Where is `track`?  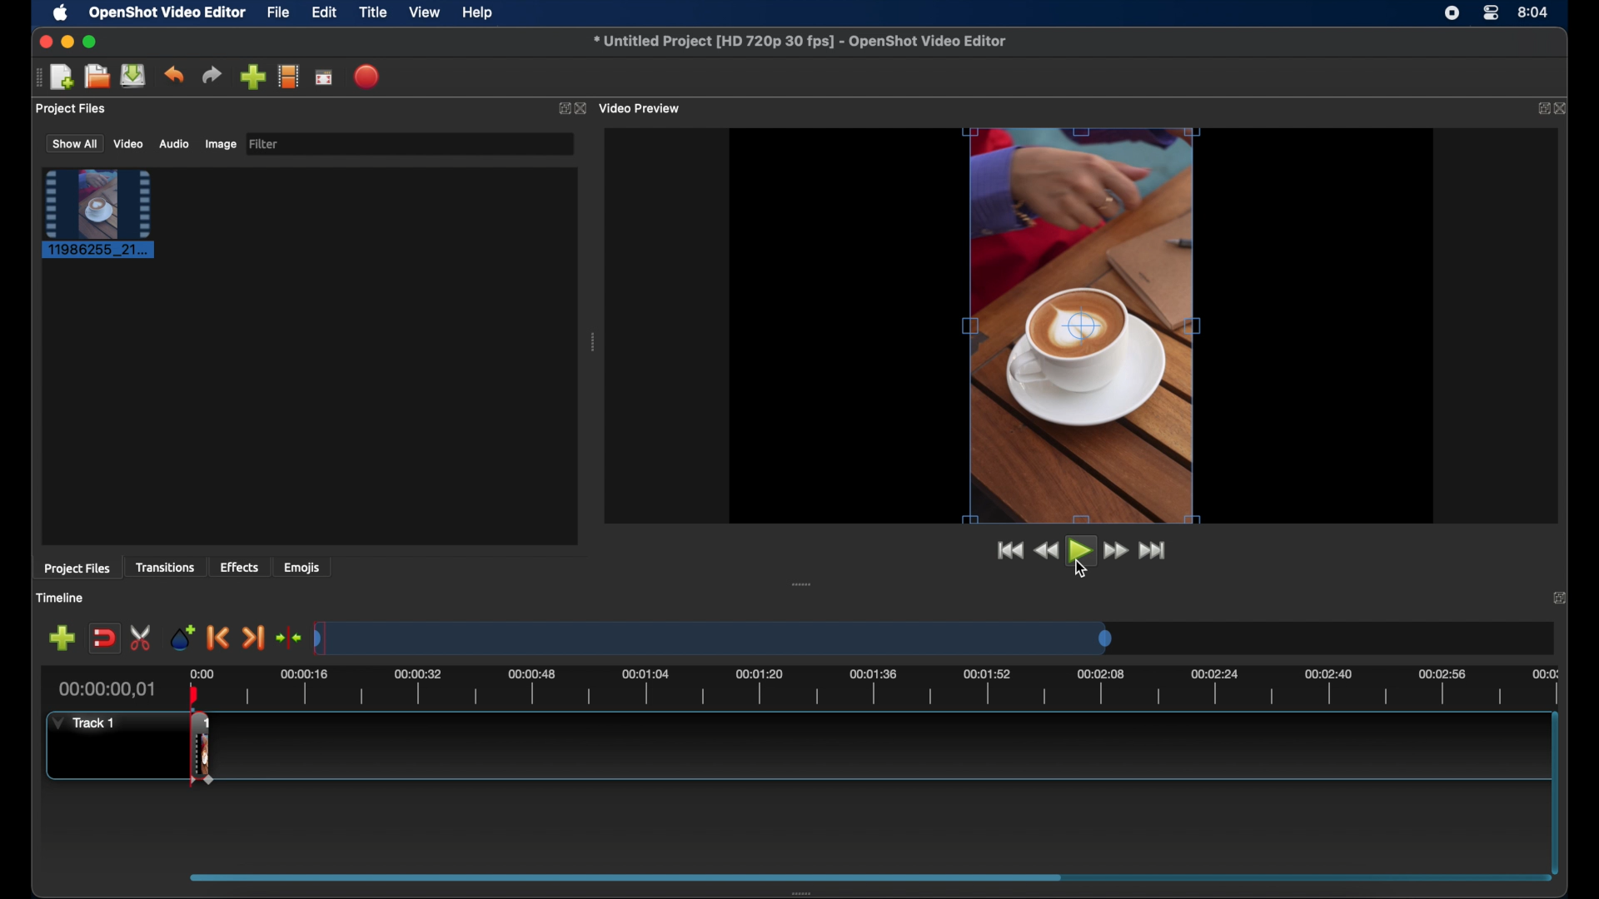 track is located at coordinates (202, 748).